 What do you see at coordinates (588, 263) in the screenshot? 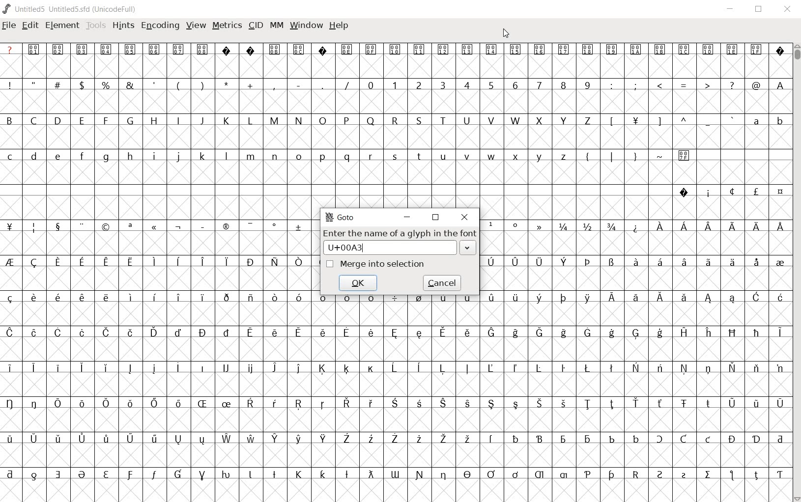
I see `Symbol` at bounding box center [588, 263].